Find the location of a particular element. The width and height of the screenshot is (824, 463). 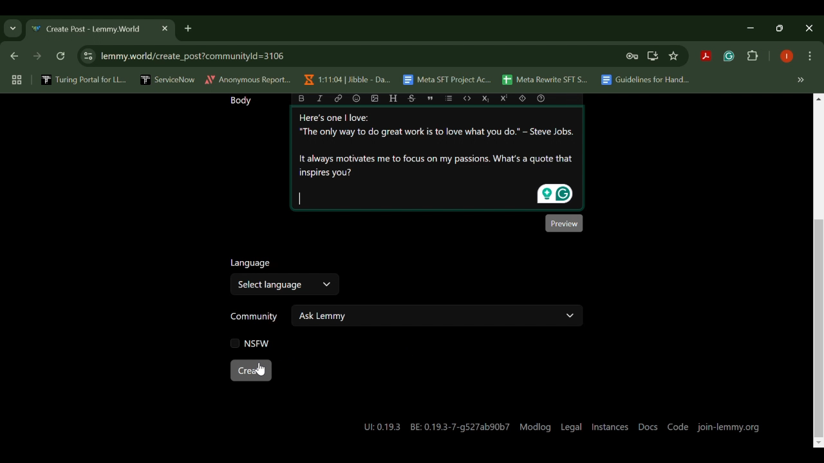

1:11:04 | Jibble - Da... is located at coordinates (346, 80).